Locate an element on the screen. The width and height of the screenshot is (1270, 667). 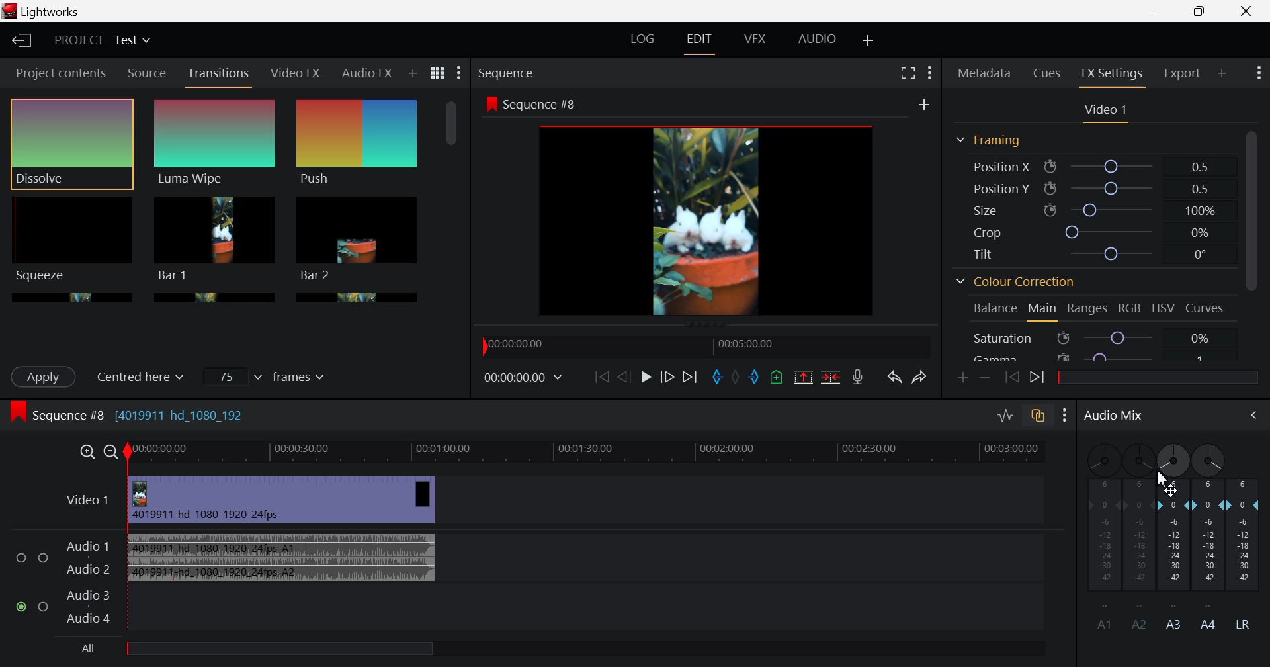
VFX Layout is located at coordinates (755, 42).